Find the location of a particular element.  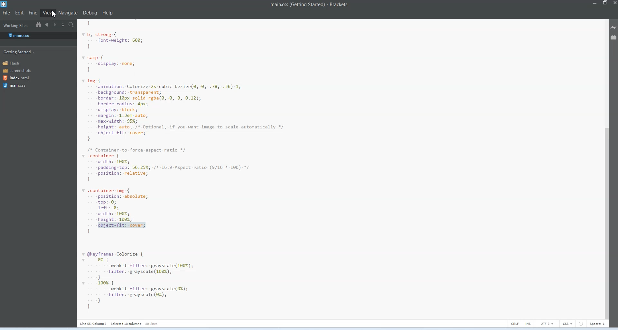

Vertical Scroll bar is located at coordinates (605, 169).